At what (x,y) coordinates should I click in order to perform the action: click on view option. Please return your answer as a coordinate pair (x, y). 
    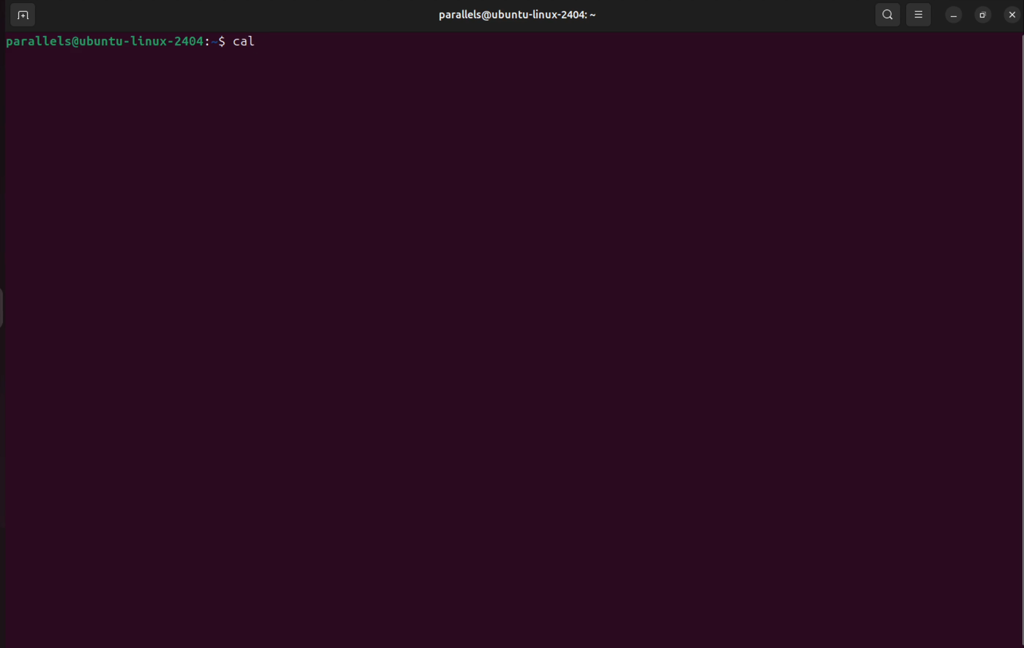
    Looking at the image, I should click on (919, 16).